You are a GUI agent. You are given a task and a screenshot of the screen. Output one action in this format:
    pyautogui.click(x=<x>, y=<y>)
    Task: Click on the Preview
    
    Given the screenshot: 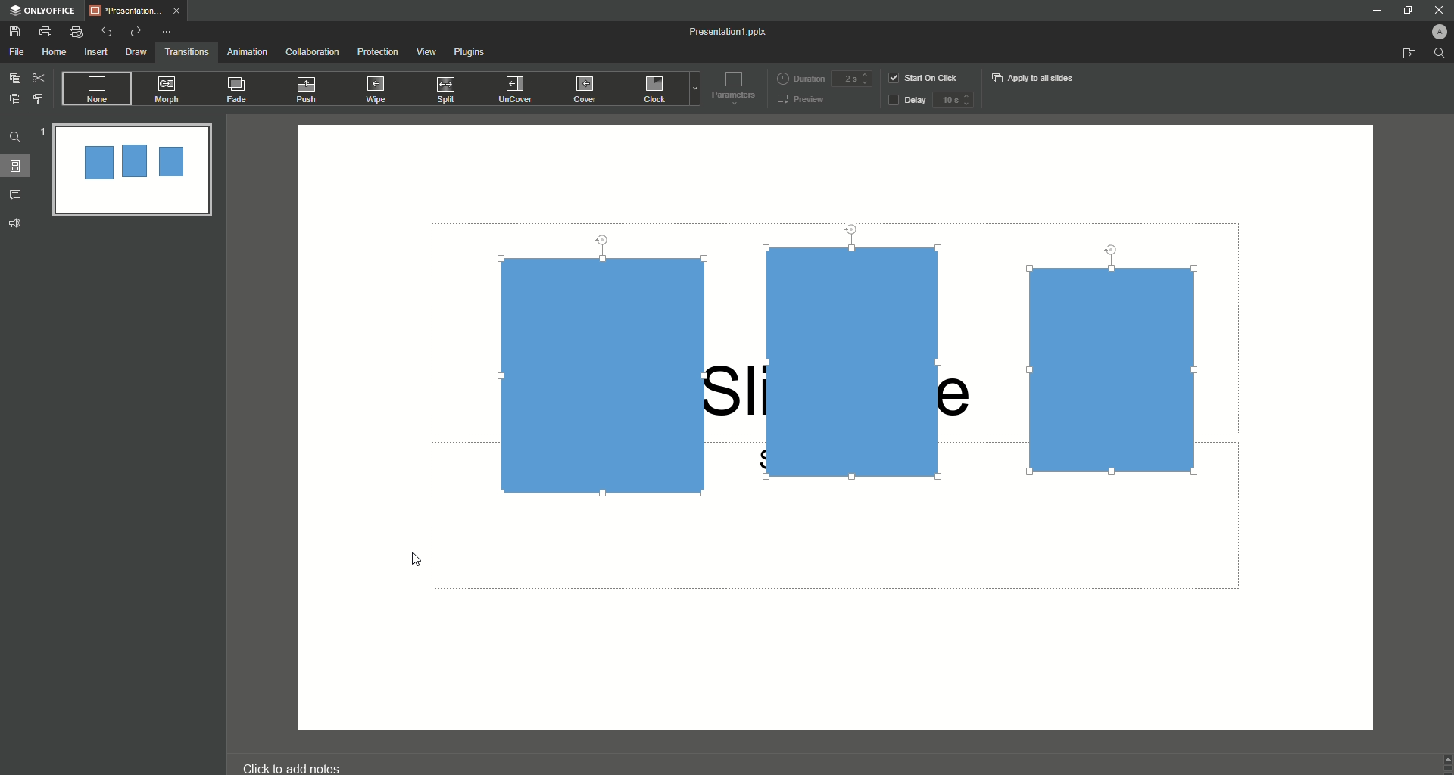 What is the action you would take?
    pyautogui.click(x=802, y=101)
    